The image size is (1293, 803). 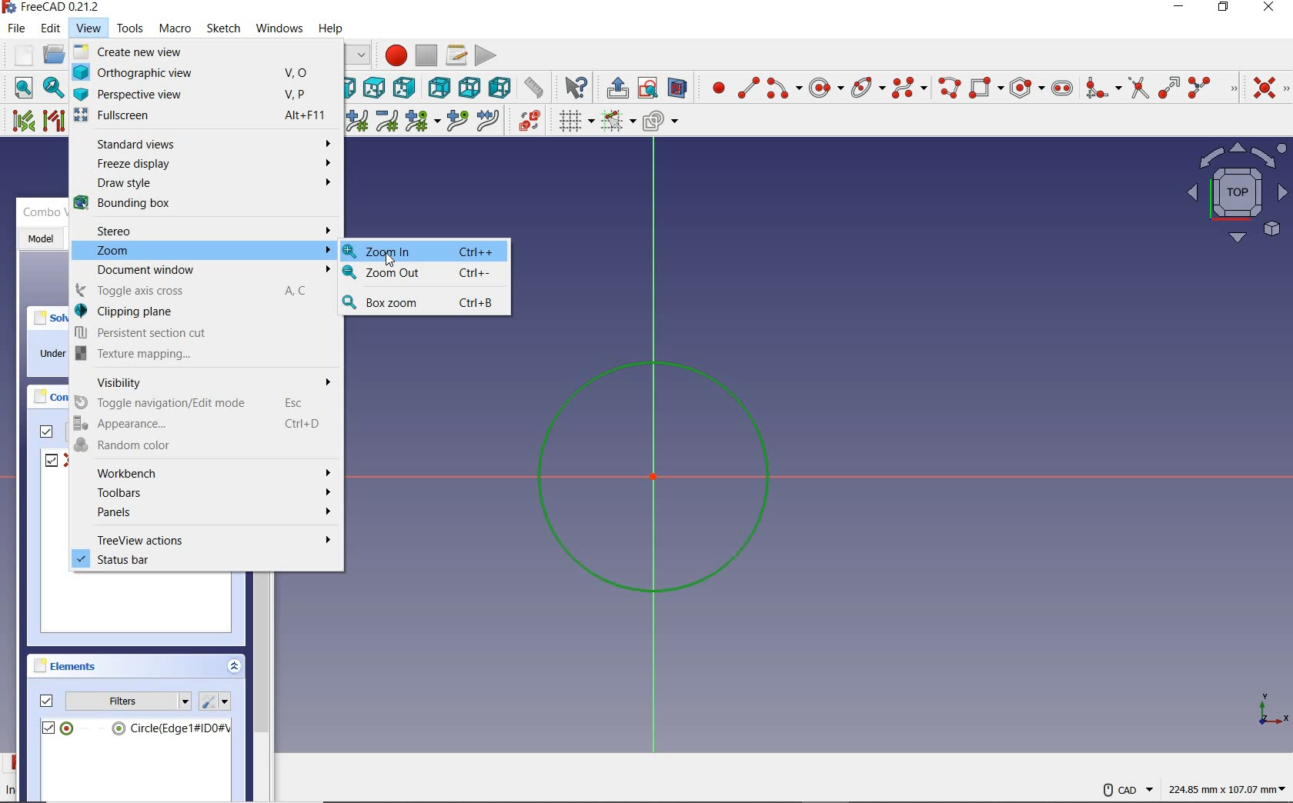 I want to click on trim edge, so click(x=1137, y=88).